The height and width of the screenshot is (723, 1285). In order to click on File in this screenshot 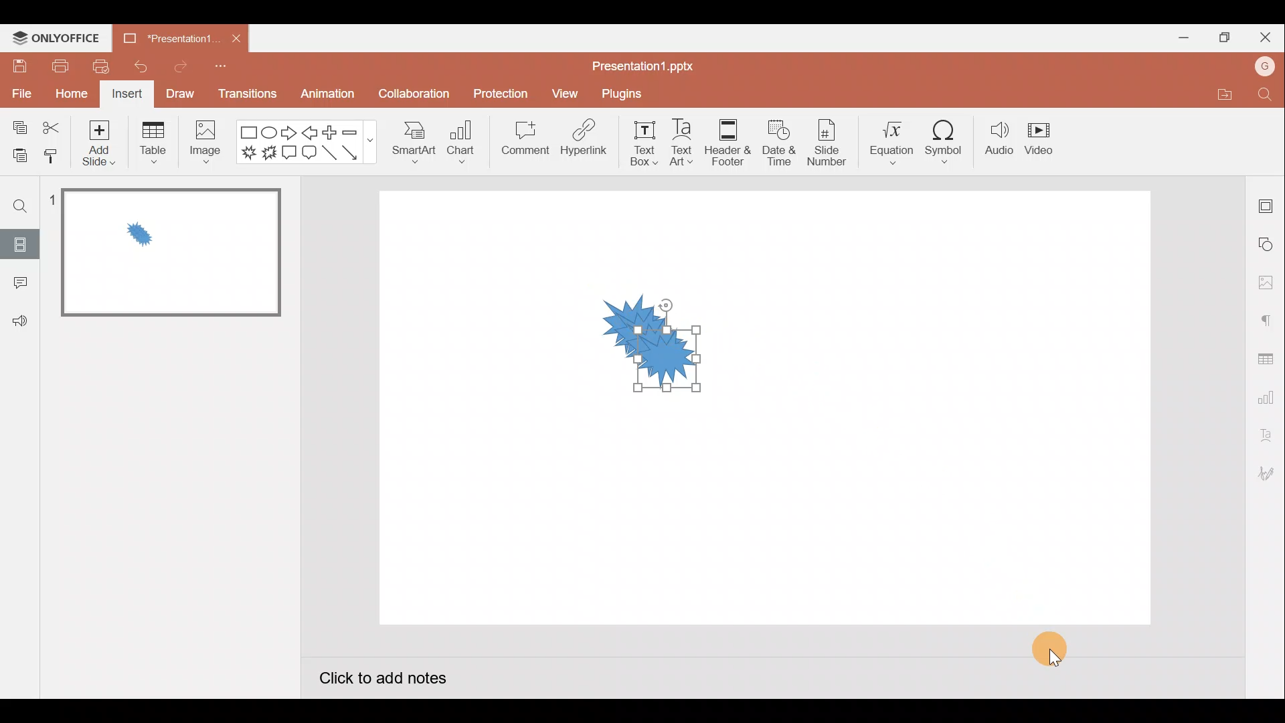, I will do `click(20, 96)`.